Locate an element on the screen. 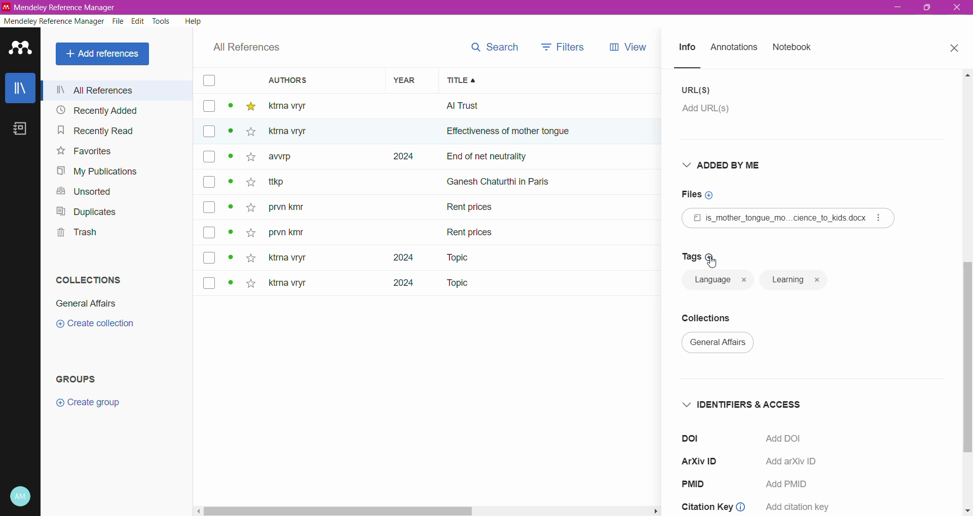  dot  is located at coordinates (232, 184).